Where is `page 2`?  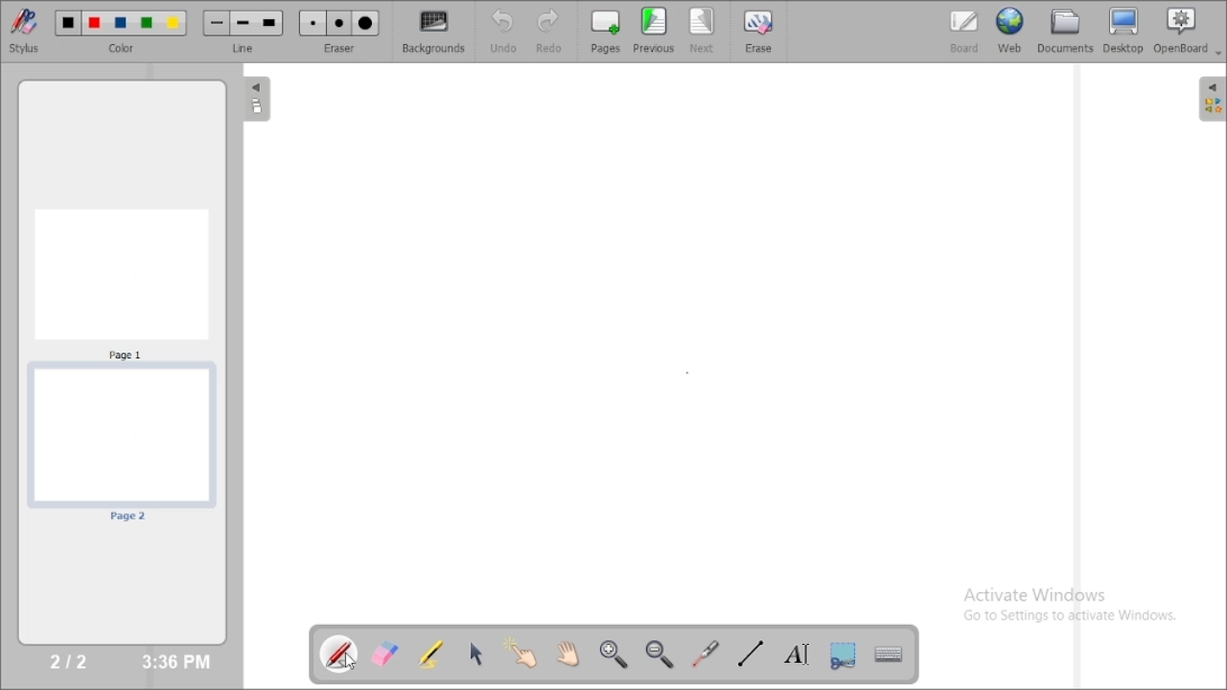
page 2 is located at coordinates (121, 445).